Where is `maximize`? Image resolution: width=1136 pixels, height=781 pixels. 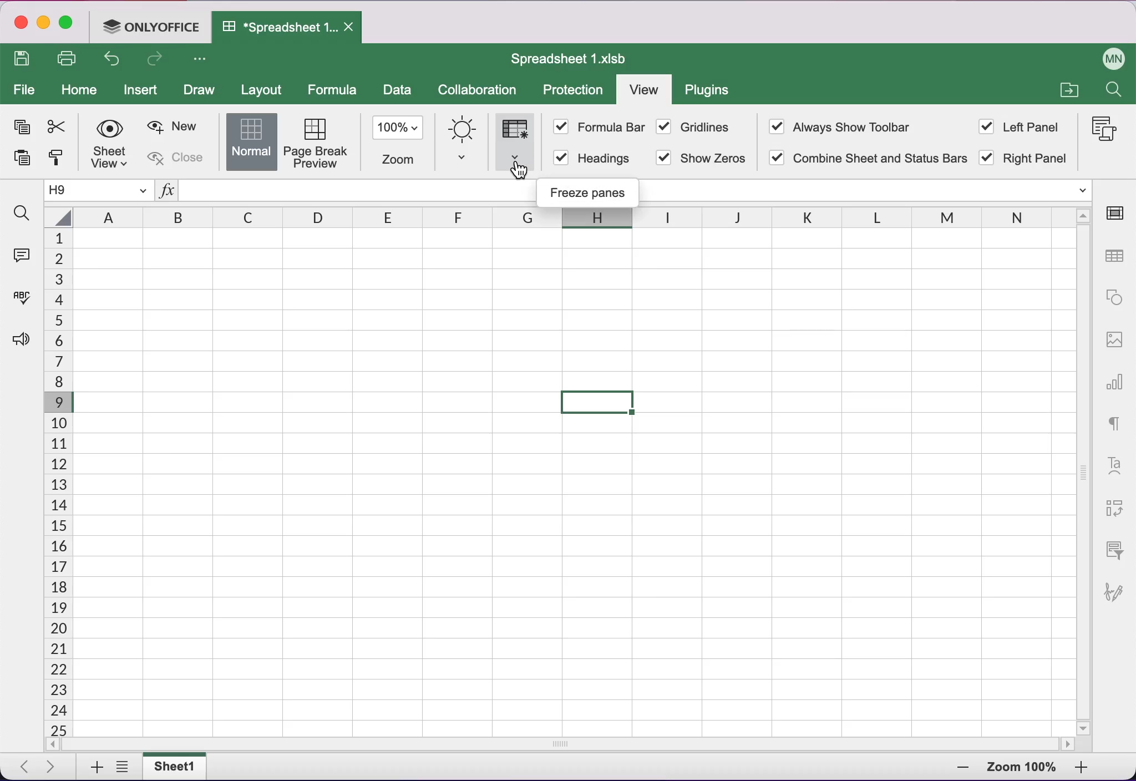
maximize is located at coordinates (68, 24).